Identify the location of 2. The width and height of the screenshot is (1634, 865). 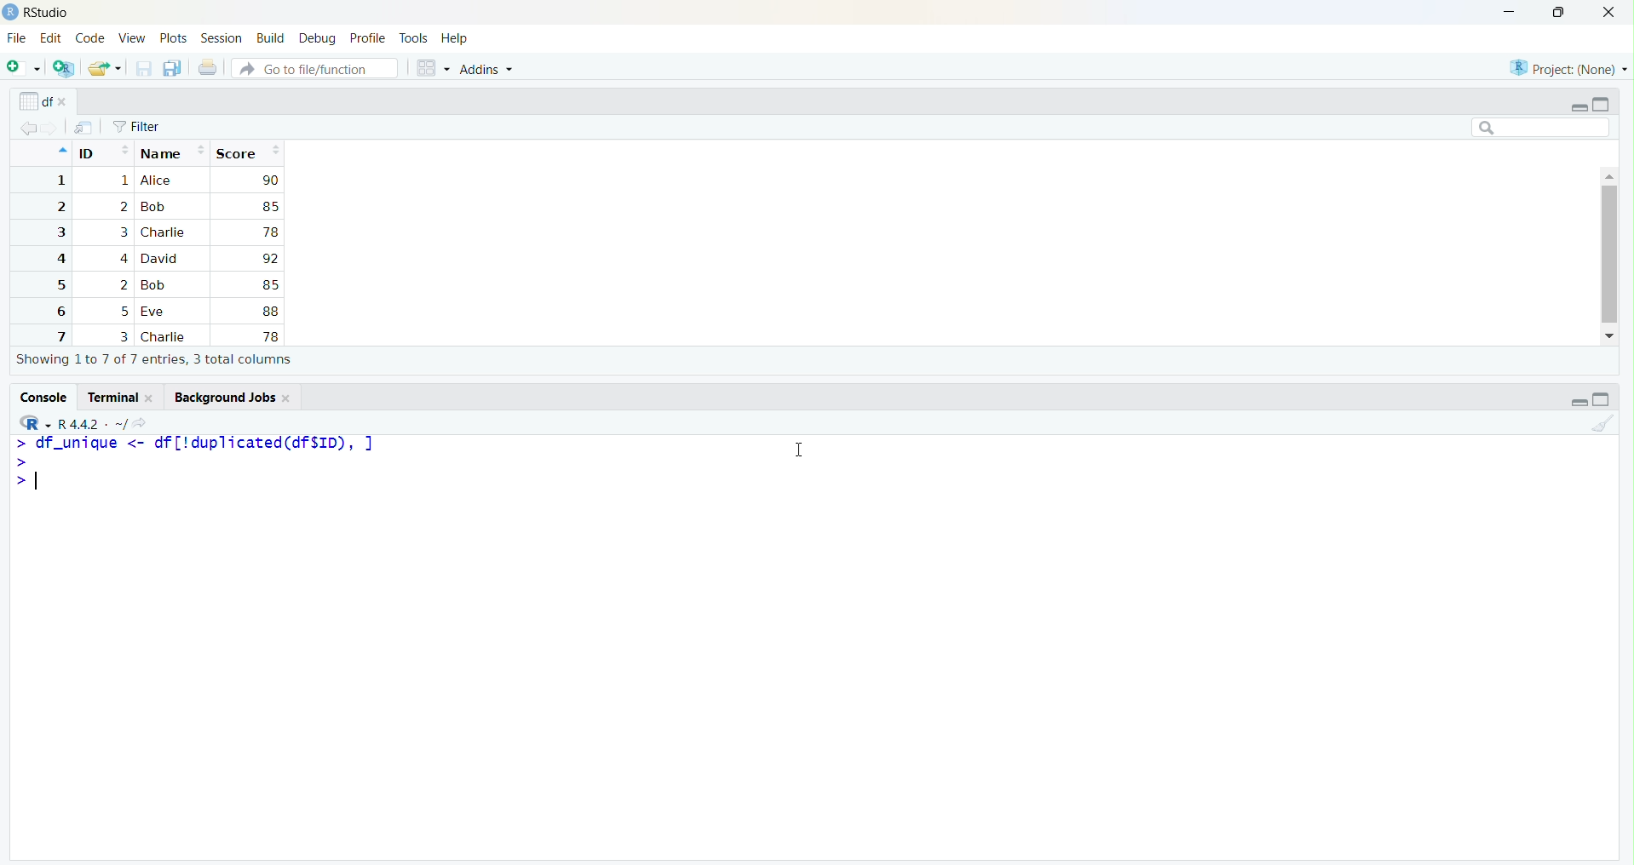
(123, 206).